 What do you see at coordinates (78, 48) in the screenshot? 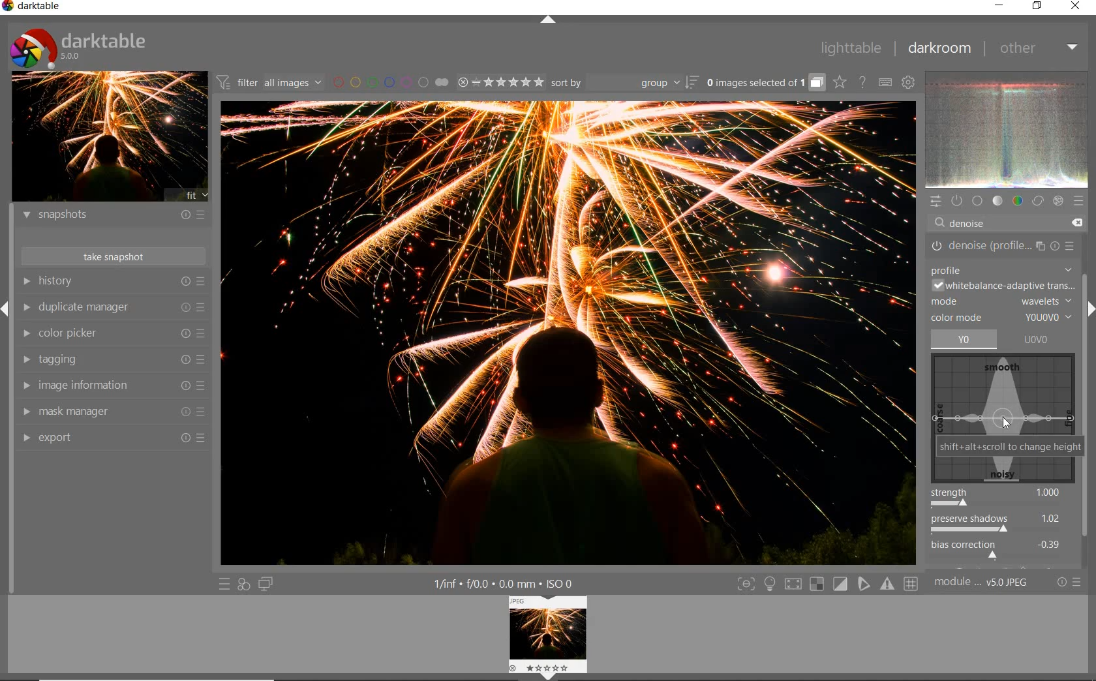
I see `Darktable 5.0.0` at bounding box center [78, 48].